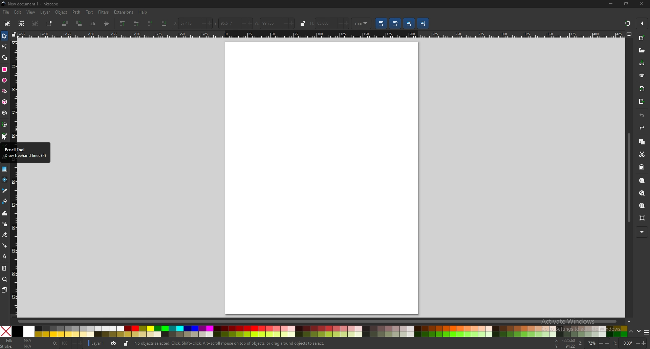 The image size is (650, 349). I want to click on page, so click(322, 178).